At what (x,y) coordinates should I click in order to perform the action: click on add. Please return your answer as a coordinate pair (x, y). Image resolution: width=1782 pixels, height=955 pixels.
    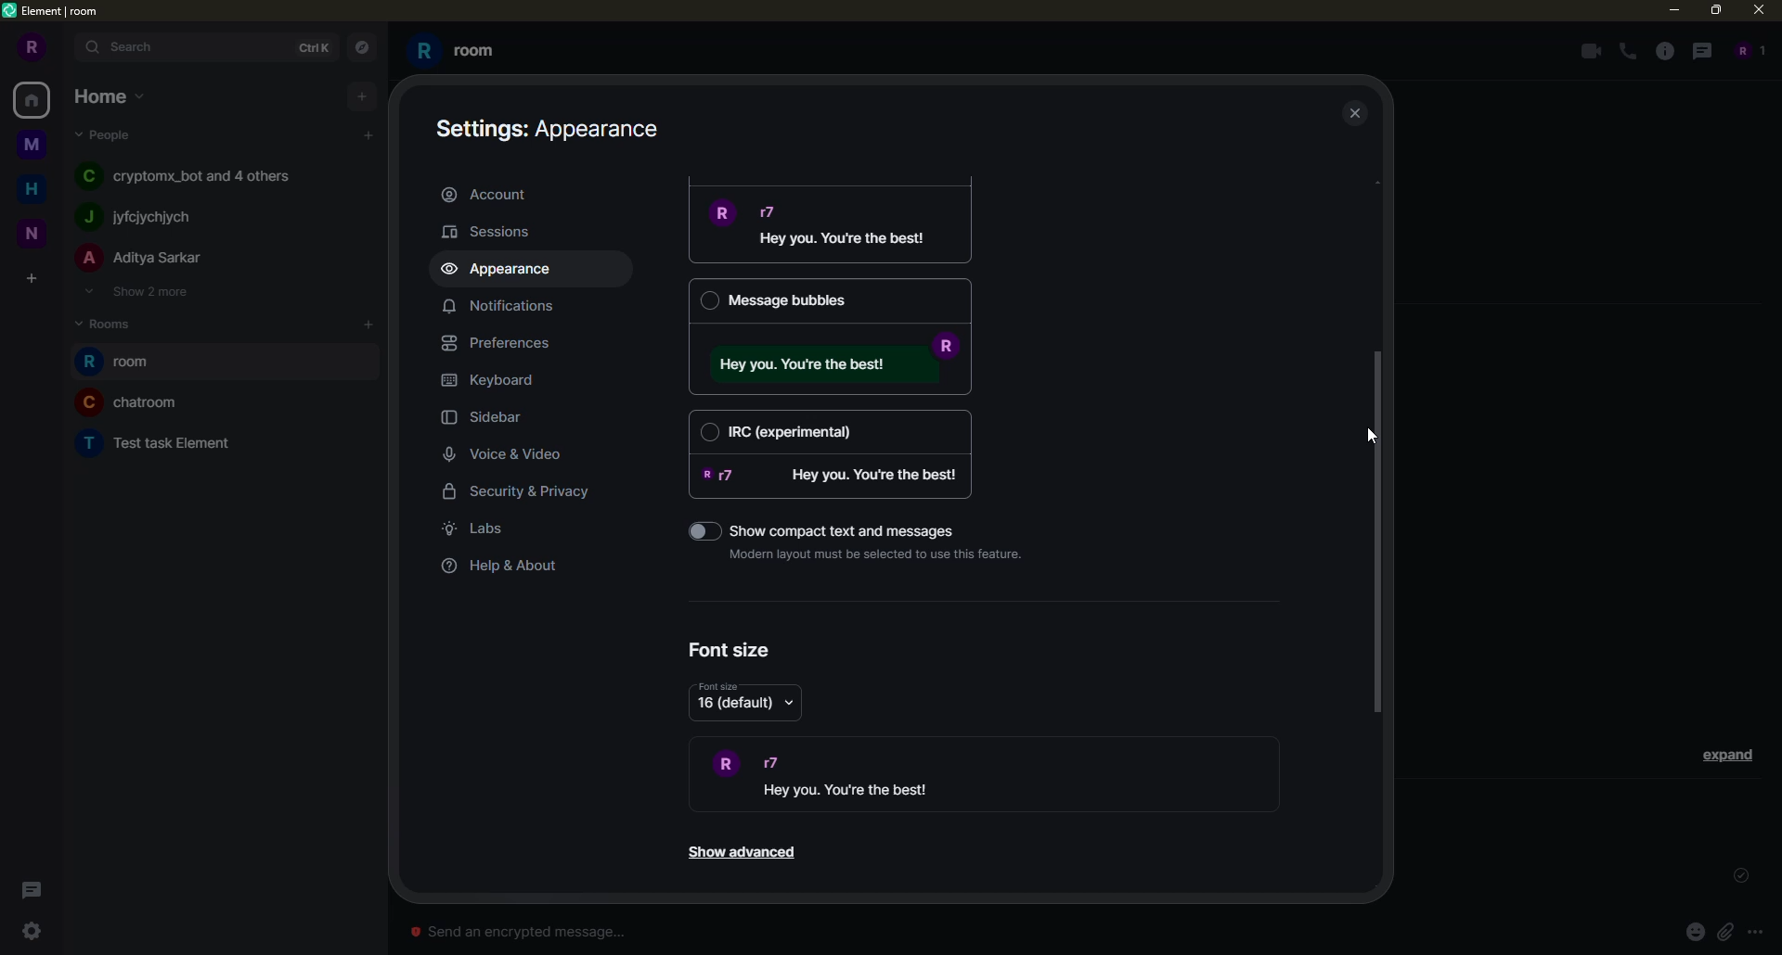
    Looking at the image, I should click on (362, 95).